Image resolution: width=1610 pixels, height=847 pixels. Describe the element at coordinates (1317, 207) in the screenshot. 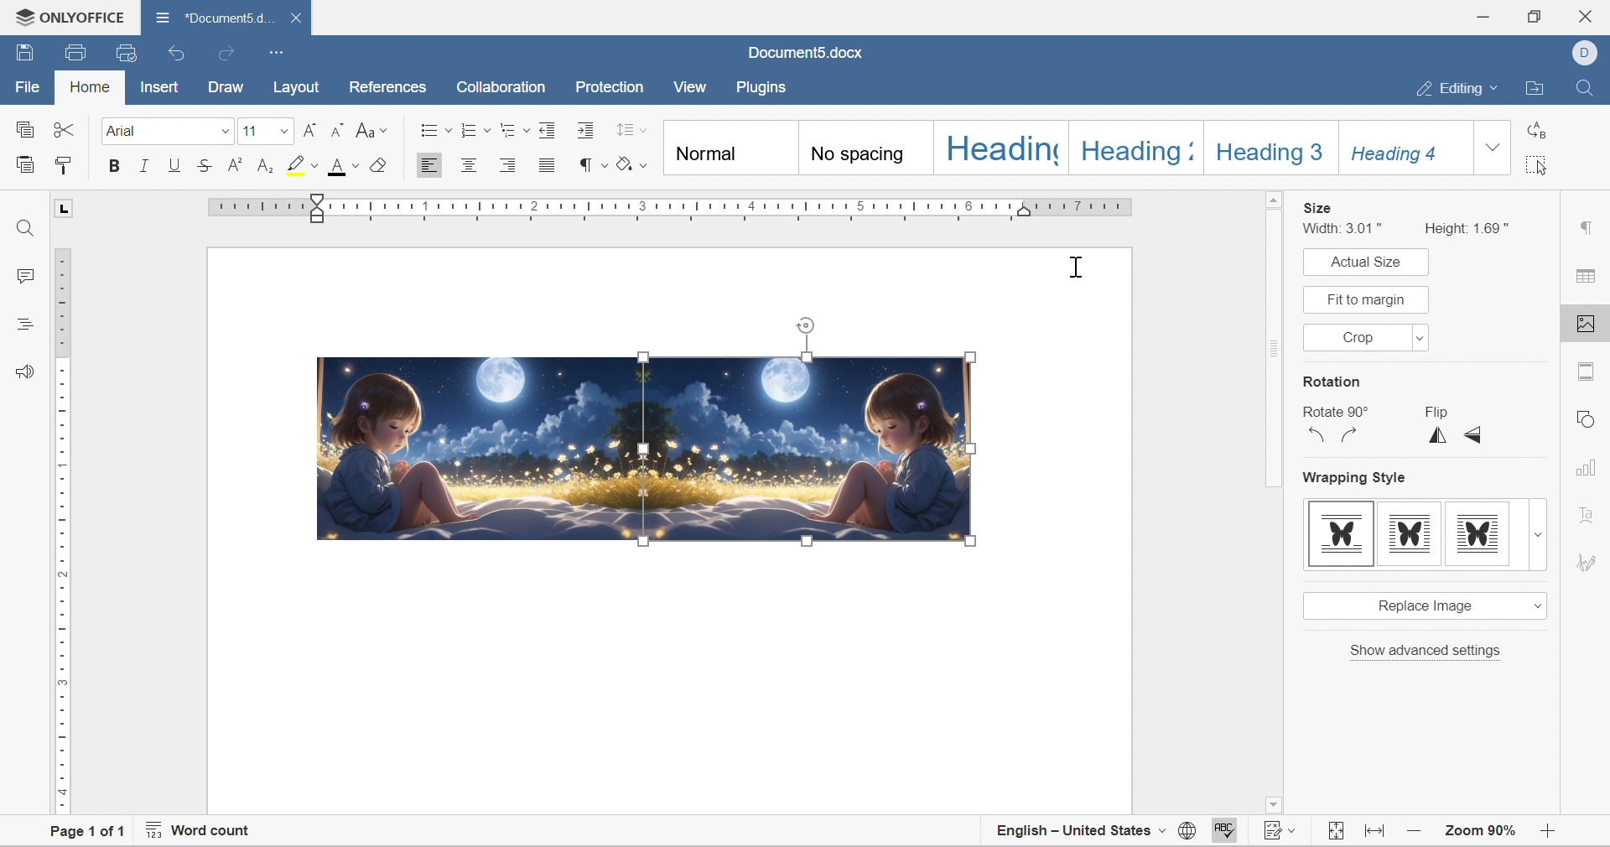

I see `size` at that location.